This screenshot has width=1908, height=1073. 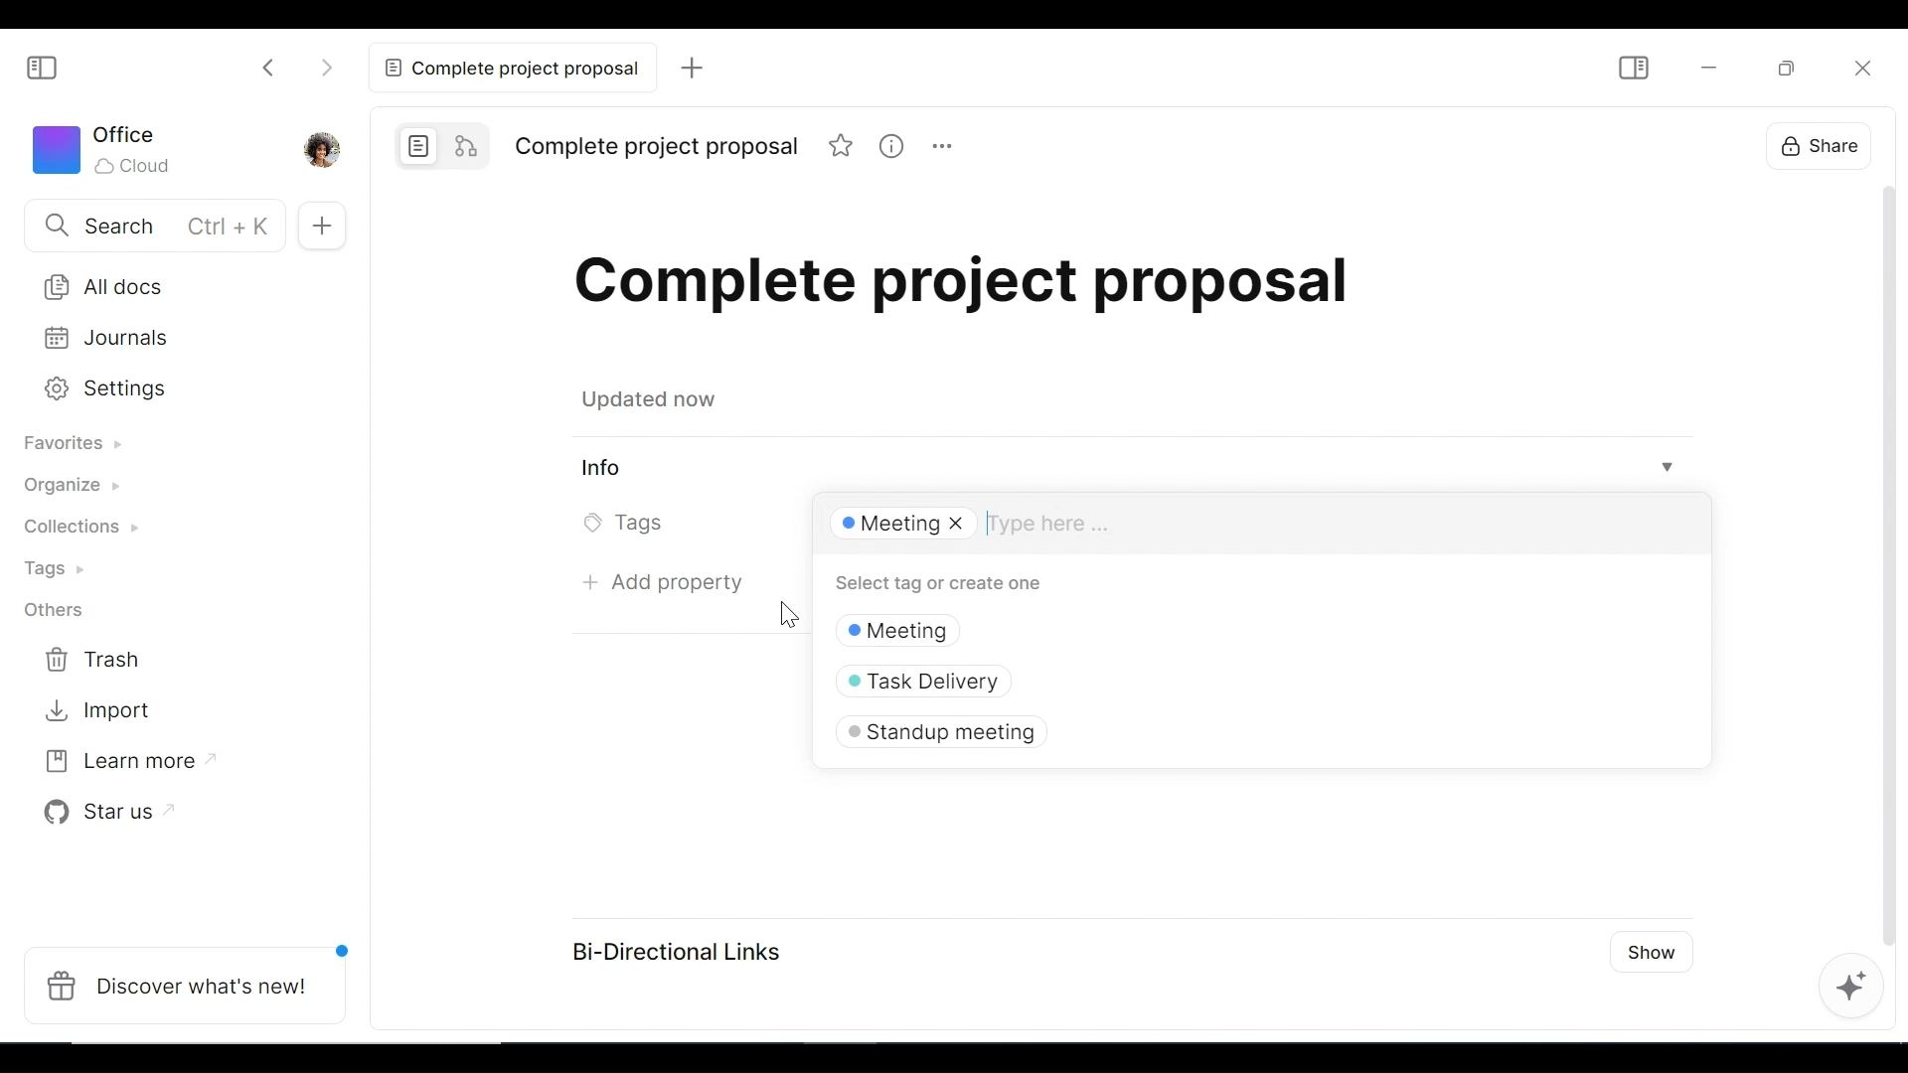 What do you see at coordinates (920, 629) in the screenshot?
I see `Meeting` at bounding box center [920, 629].